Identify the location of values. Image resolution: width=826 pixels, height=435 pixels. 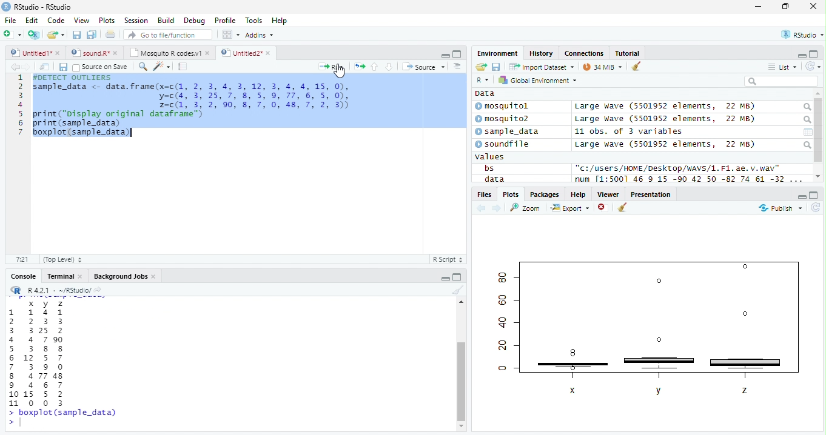
(490, 157).